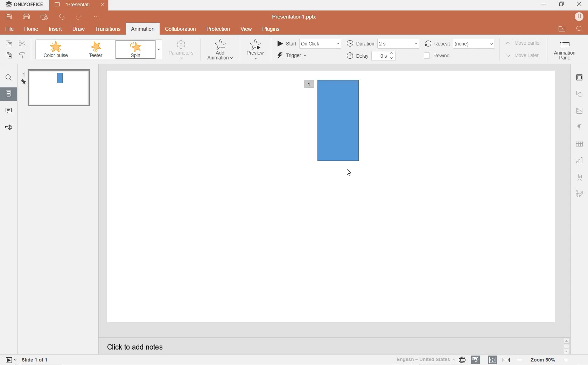 The image size is (588, 365). What do you see at coordinates (8, 79) in the screenshot?
I see `find` at bounding box center [8, 79].